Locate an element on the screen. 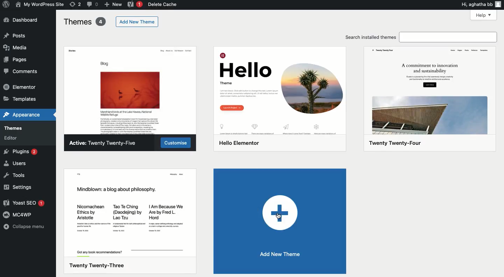 The height and width of the screenshot is (277, 504). Collapse menu is located at coordinates (25, 227).